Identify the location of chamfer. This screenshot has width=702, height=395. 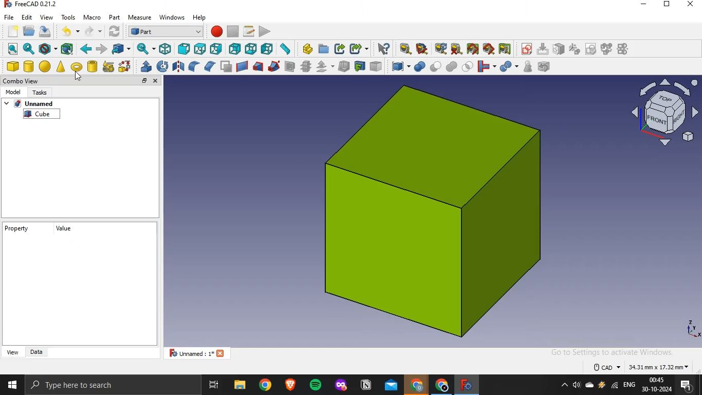
(209, 66).